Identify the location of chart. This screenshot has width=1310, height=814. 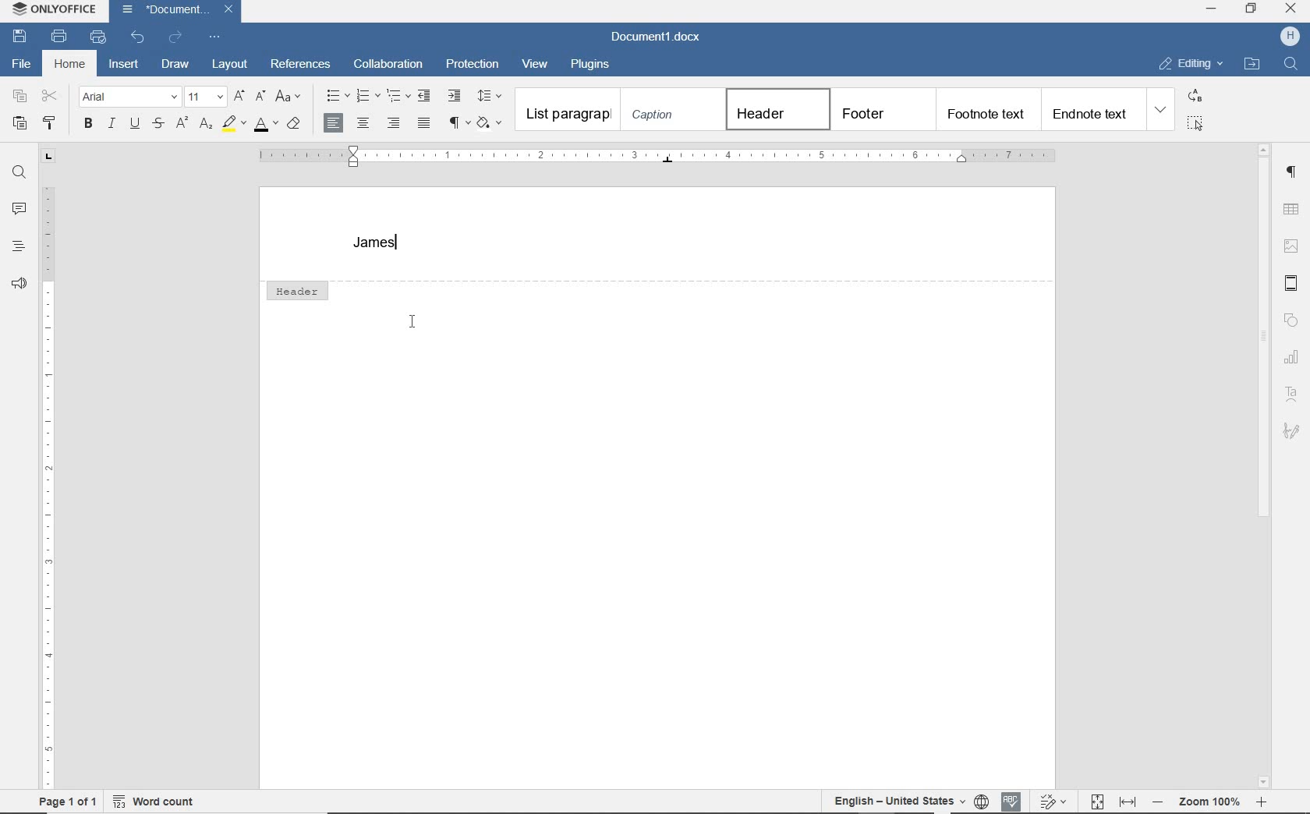
(1294, 355).